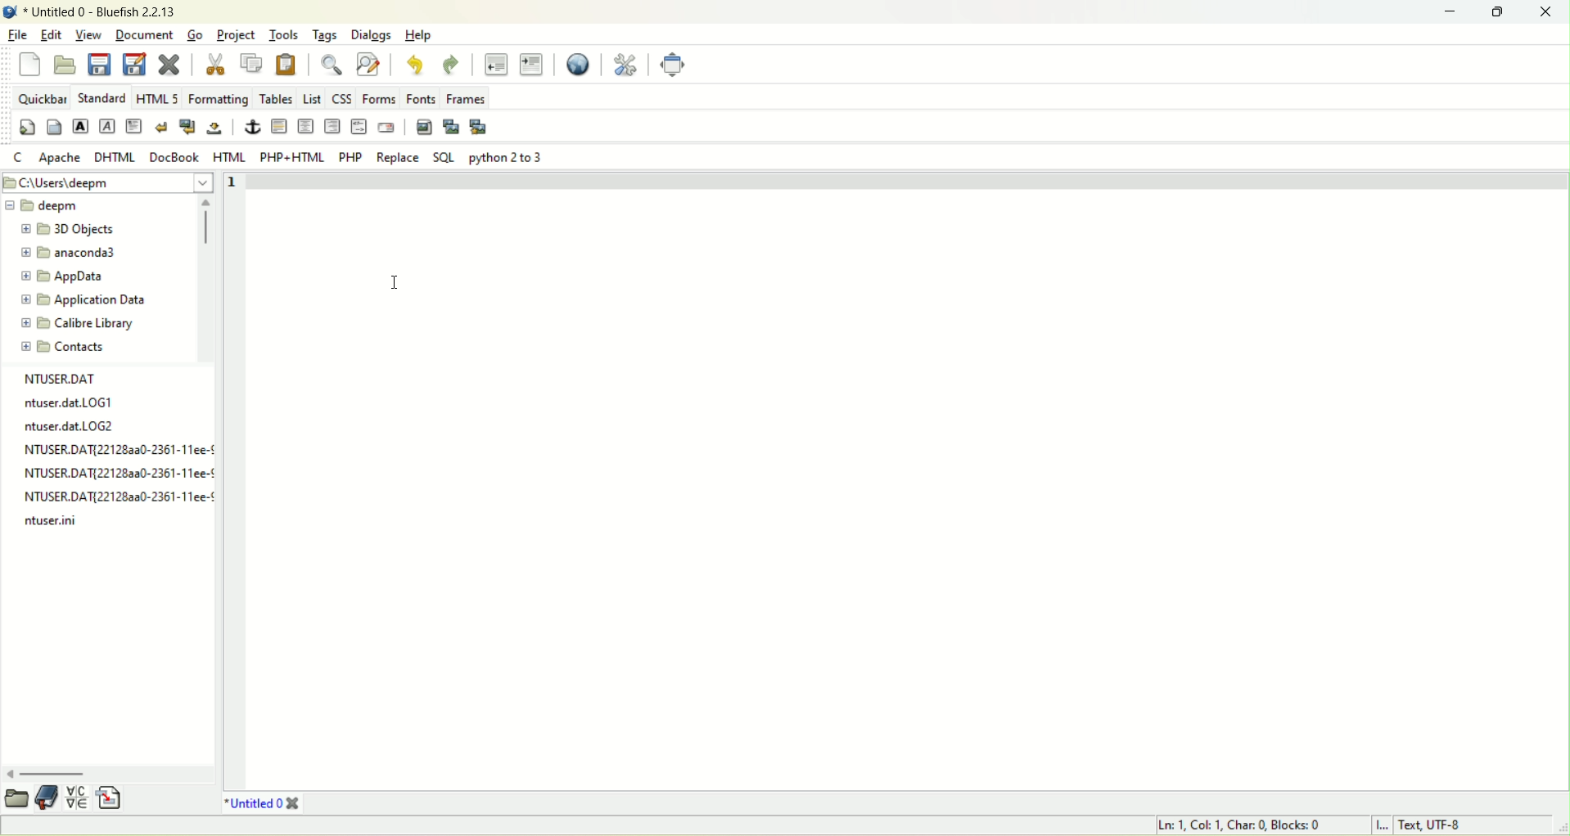 The image size is (1570, 836). Describe the element at coordinates (114, 447) in the screenshot. I see `NTUSER.DAT{22128a3a0-2361-11ee-!` at that location.